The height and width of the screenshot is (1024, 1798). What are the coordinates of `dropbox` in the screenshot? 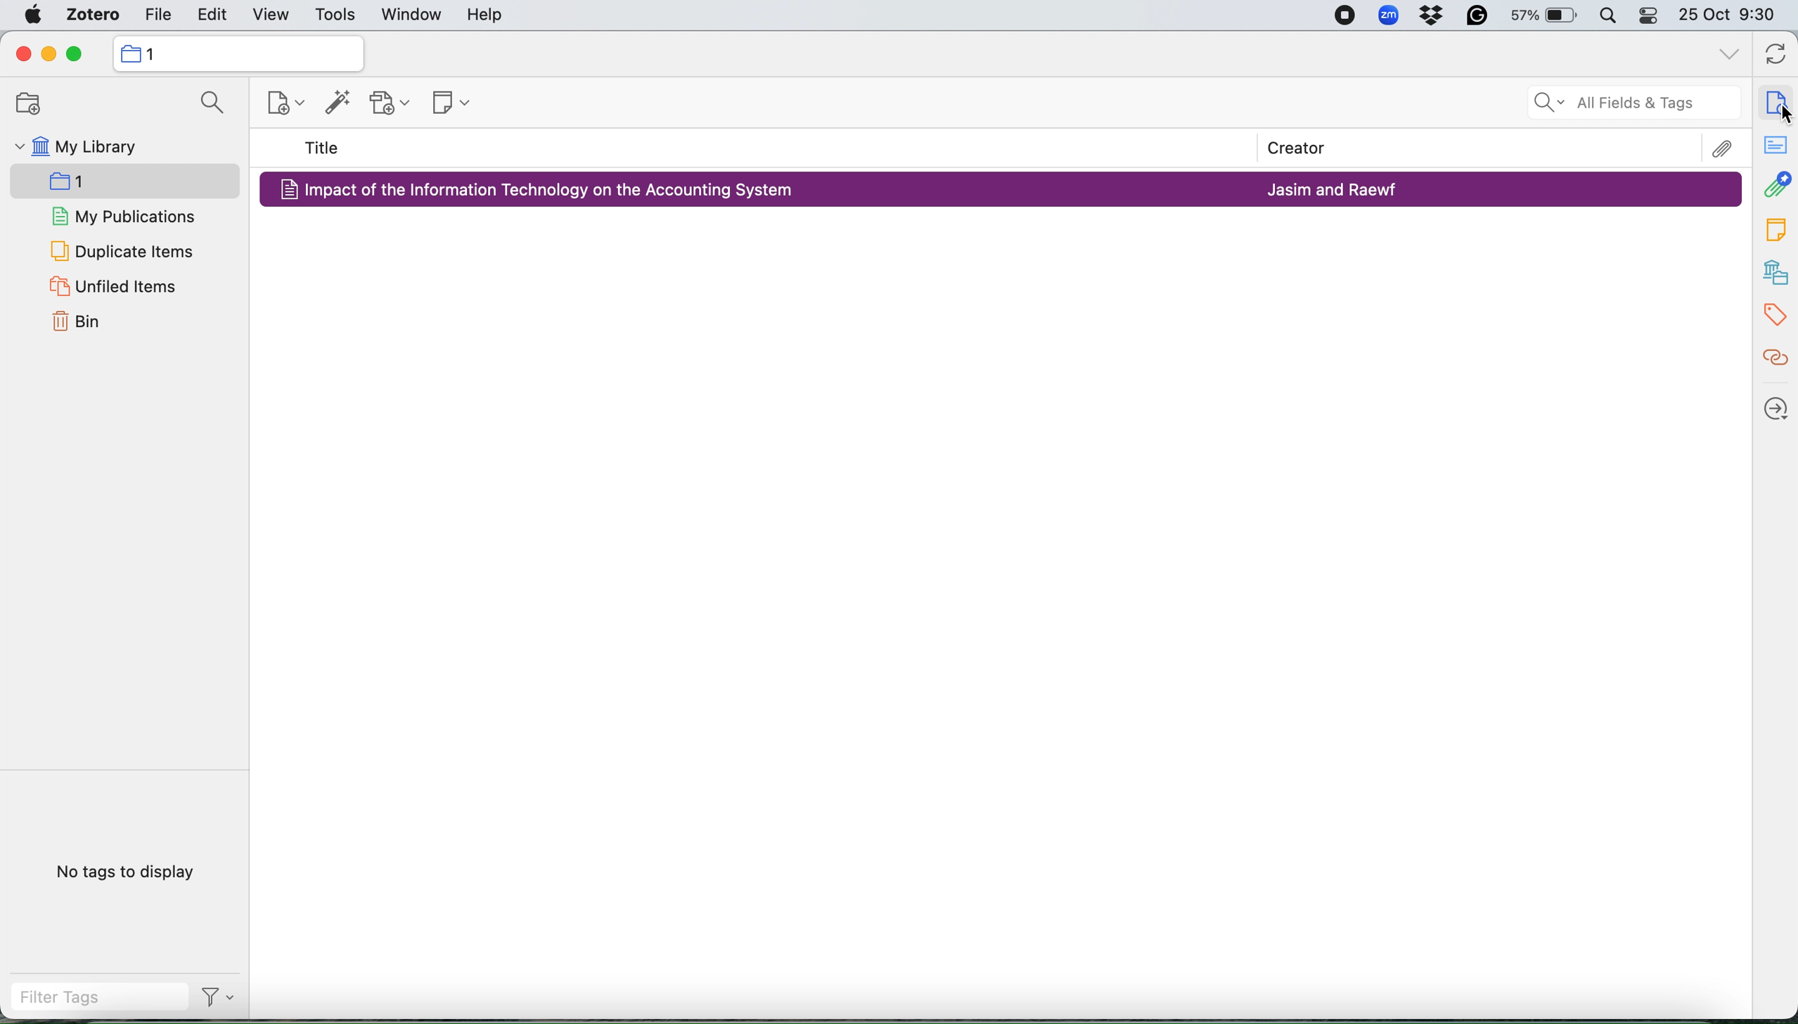 It's located at (1435, 17).